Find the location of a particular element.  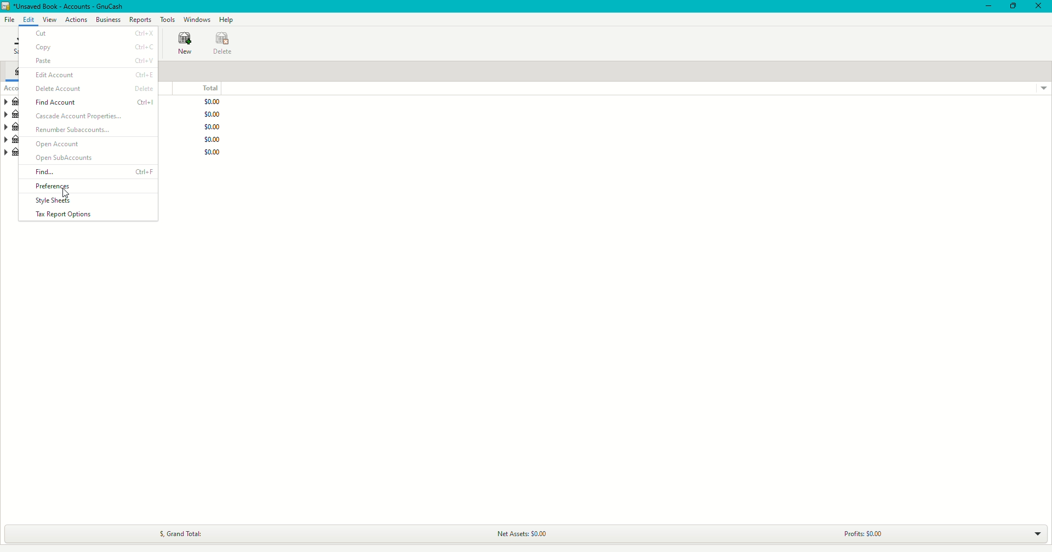

Tools is located at coordinates (168, 19).